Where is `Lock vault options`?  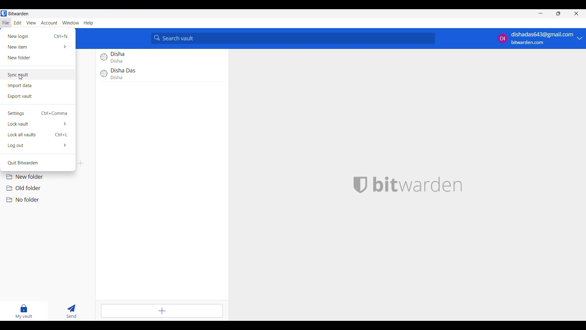
Lock vault options is located at coordinates (38, 124).